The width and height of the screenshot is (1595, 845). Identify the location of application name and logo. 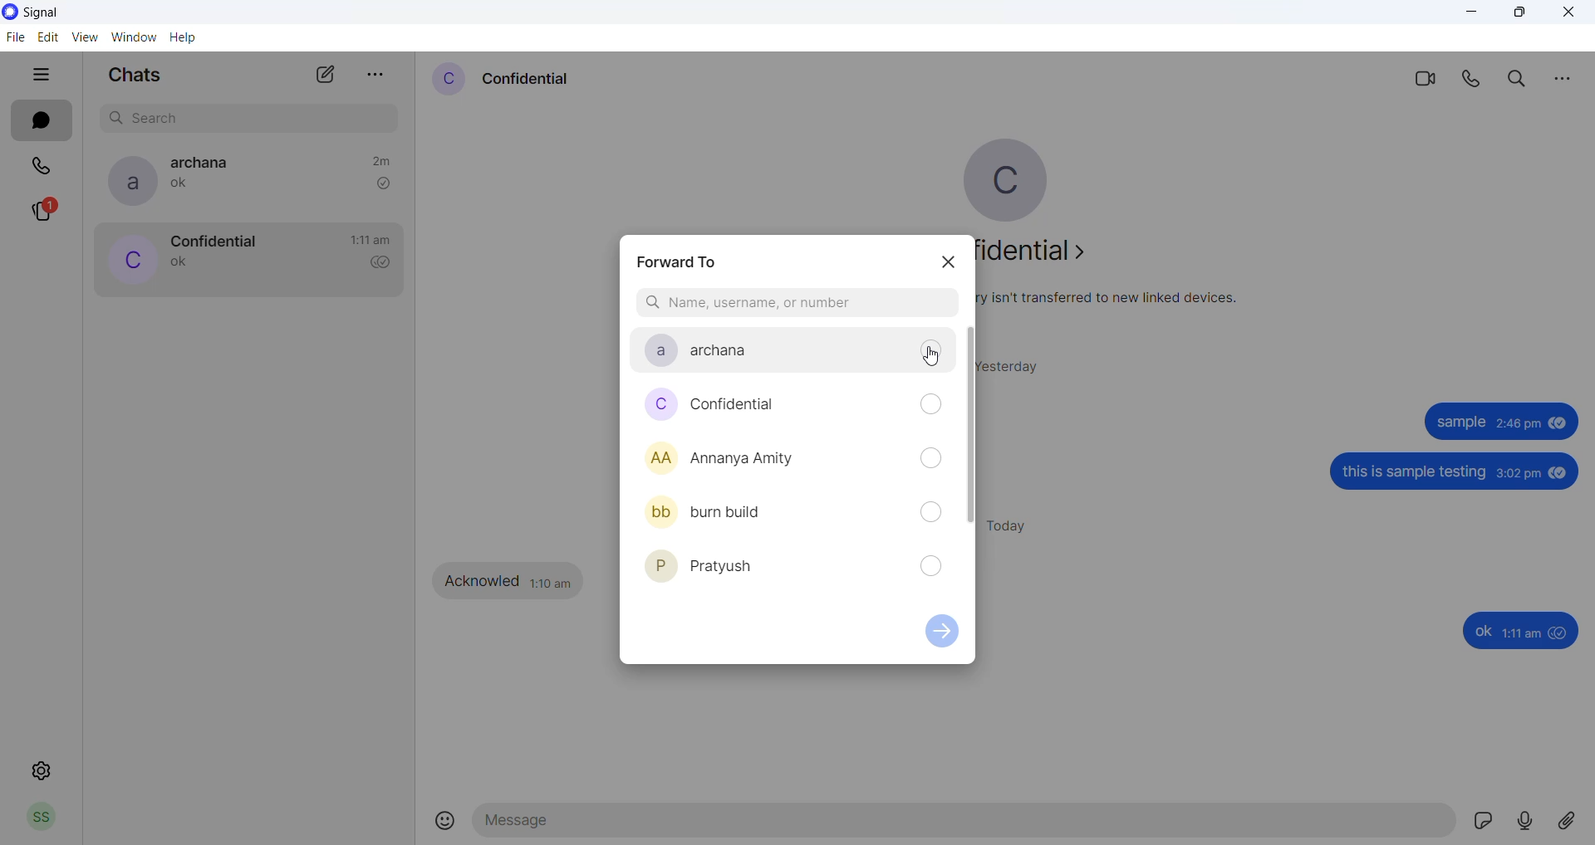
(56, 12).